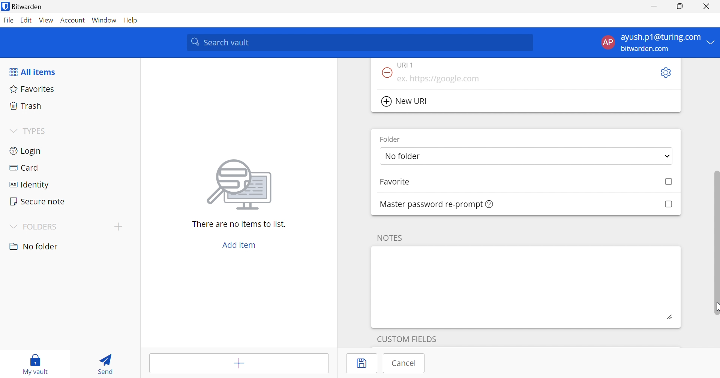 Image resolution: width=720 pixels, height=378 pixels. What do you see at coordinates (407, 338) in the screenshot?
I see `CUSTOM FIELDS` at bounding box center [407, 338].